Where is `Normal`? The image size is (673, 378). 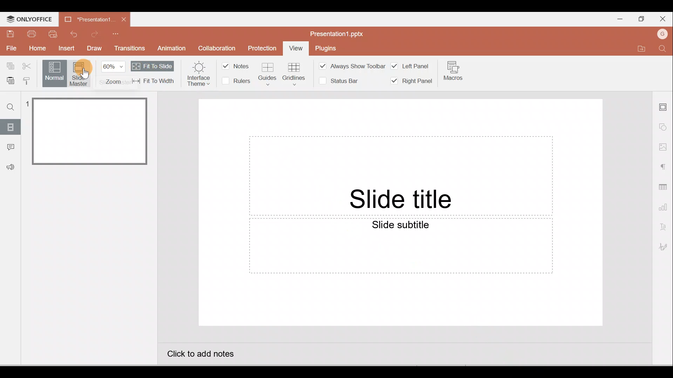 Normal is located at coordinates (54, 74).